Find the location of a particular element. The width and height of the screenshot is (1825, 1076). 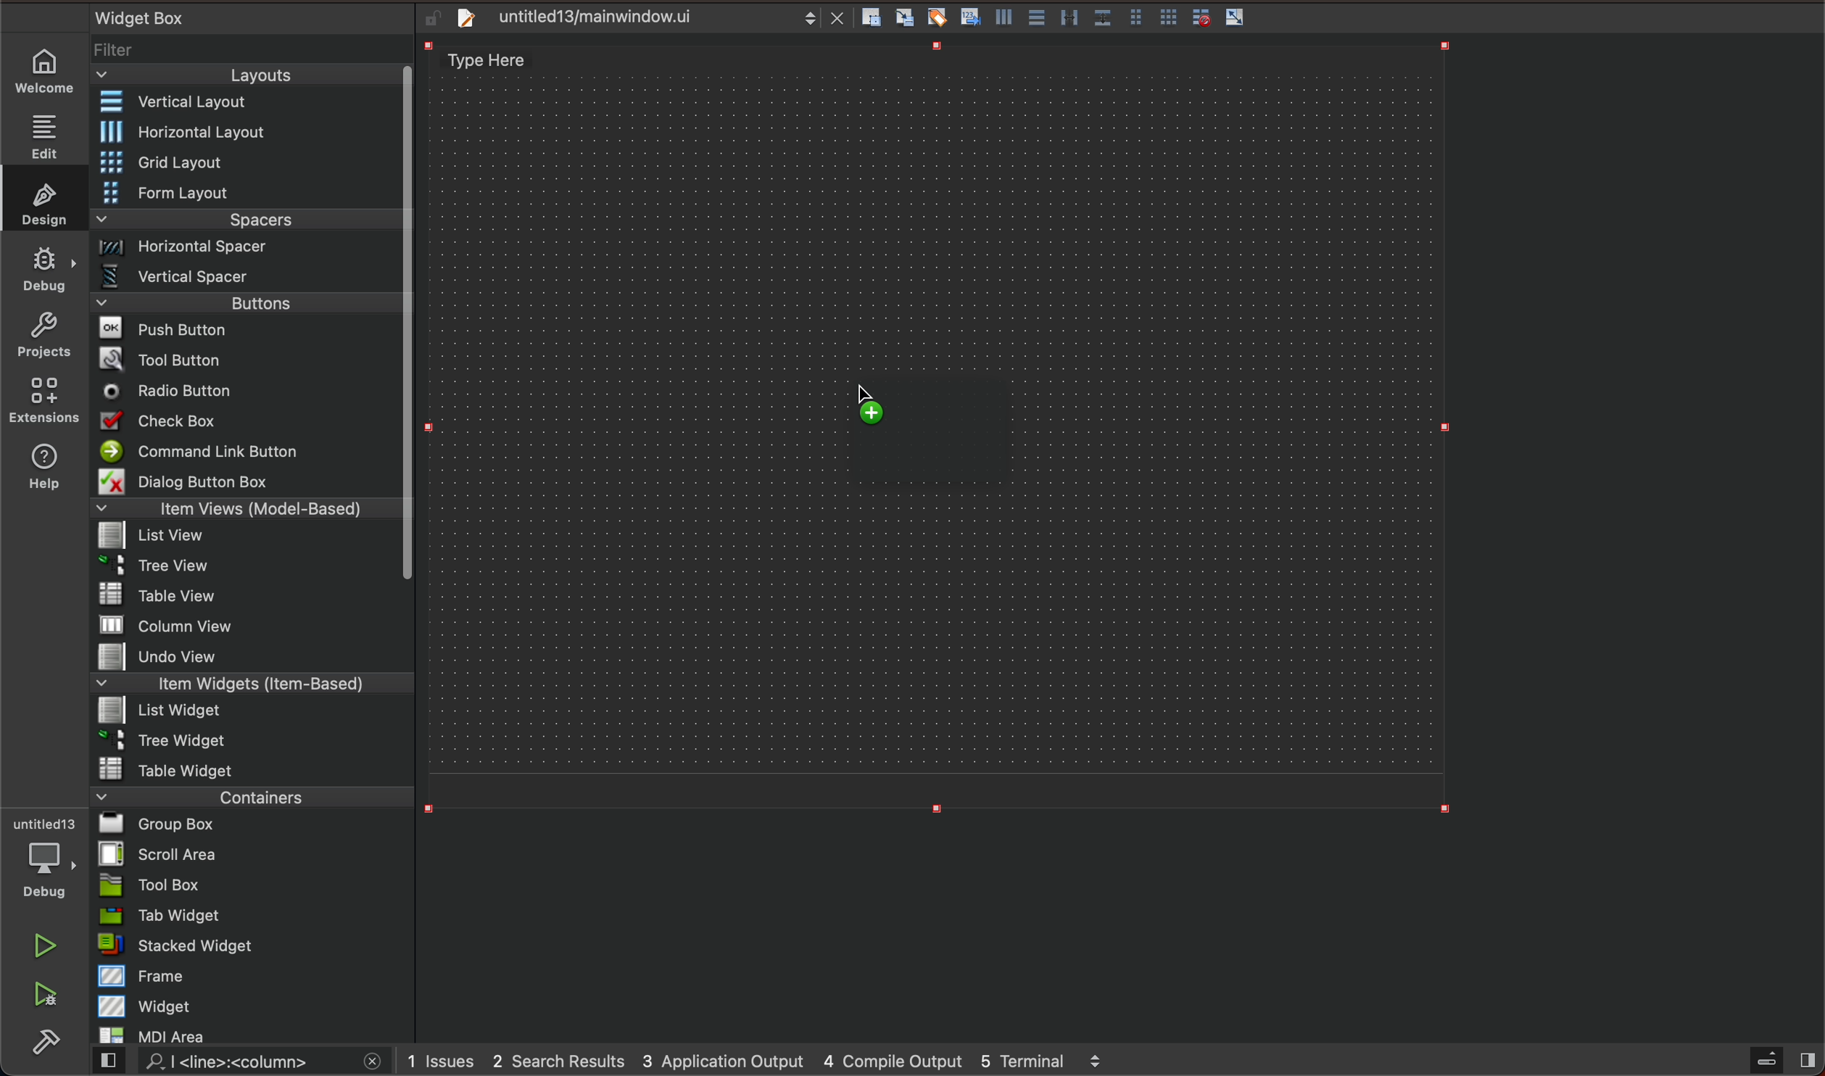

MDI Area is located at coordinates (243, 1035).